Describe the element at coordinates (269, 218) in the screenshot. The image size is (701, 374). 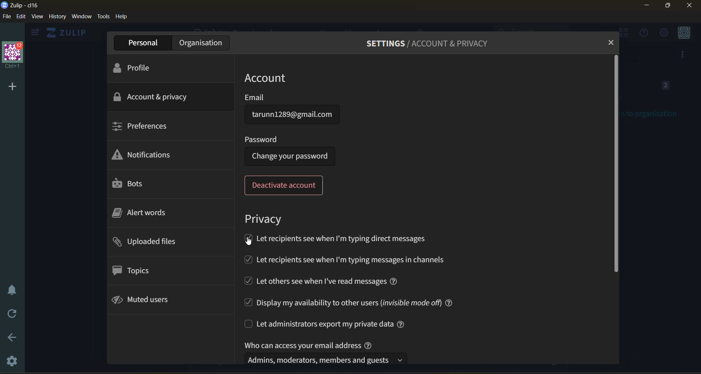
I see `privacy` at that location.